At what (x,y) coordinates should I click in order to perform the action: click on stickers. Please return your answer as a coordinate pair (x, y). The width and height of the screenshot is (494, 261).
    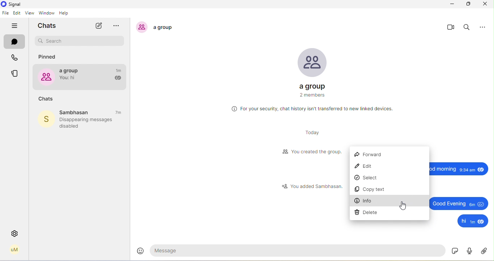
    Looking at the image, I should click on (455, 250).